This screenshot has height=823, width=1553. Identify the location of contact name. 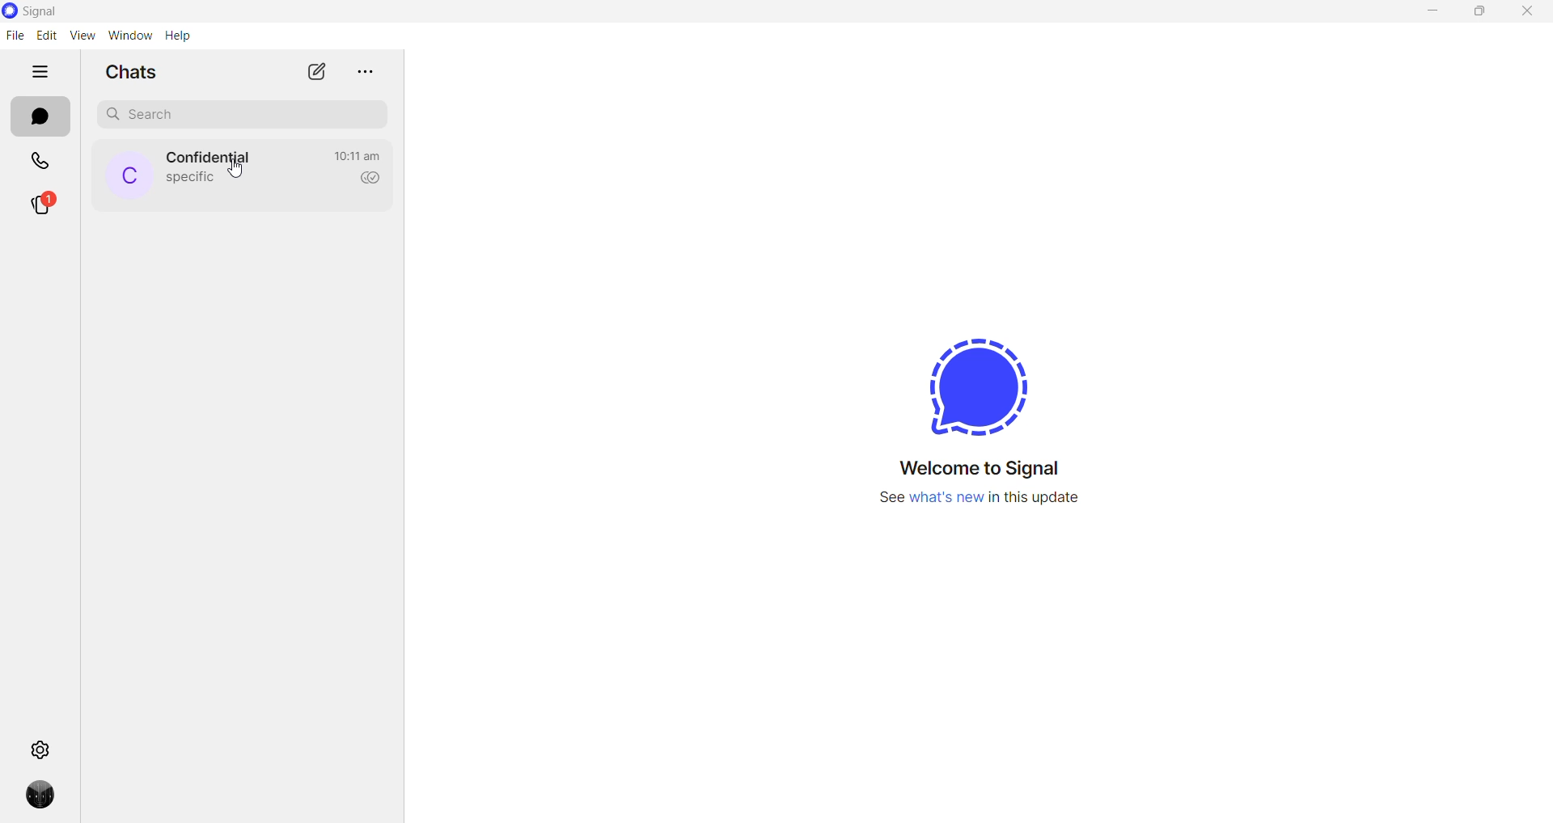
(210, 158).